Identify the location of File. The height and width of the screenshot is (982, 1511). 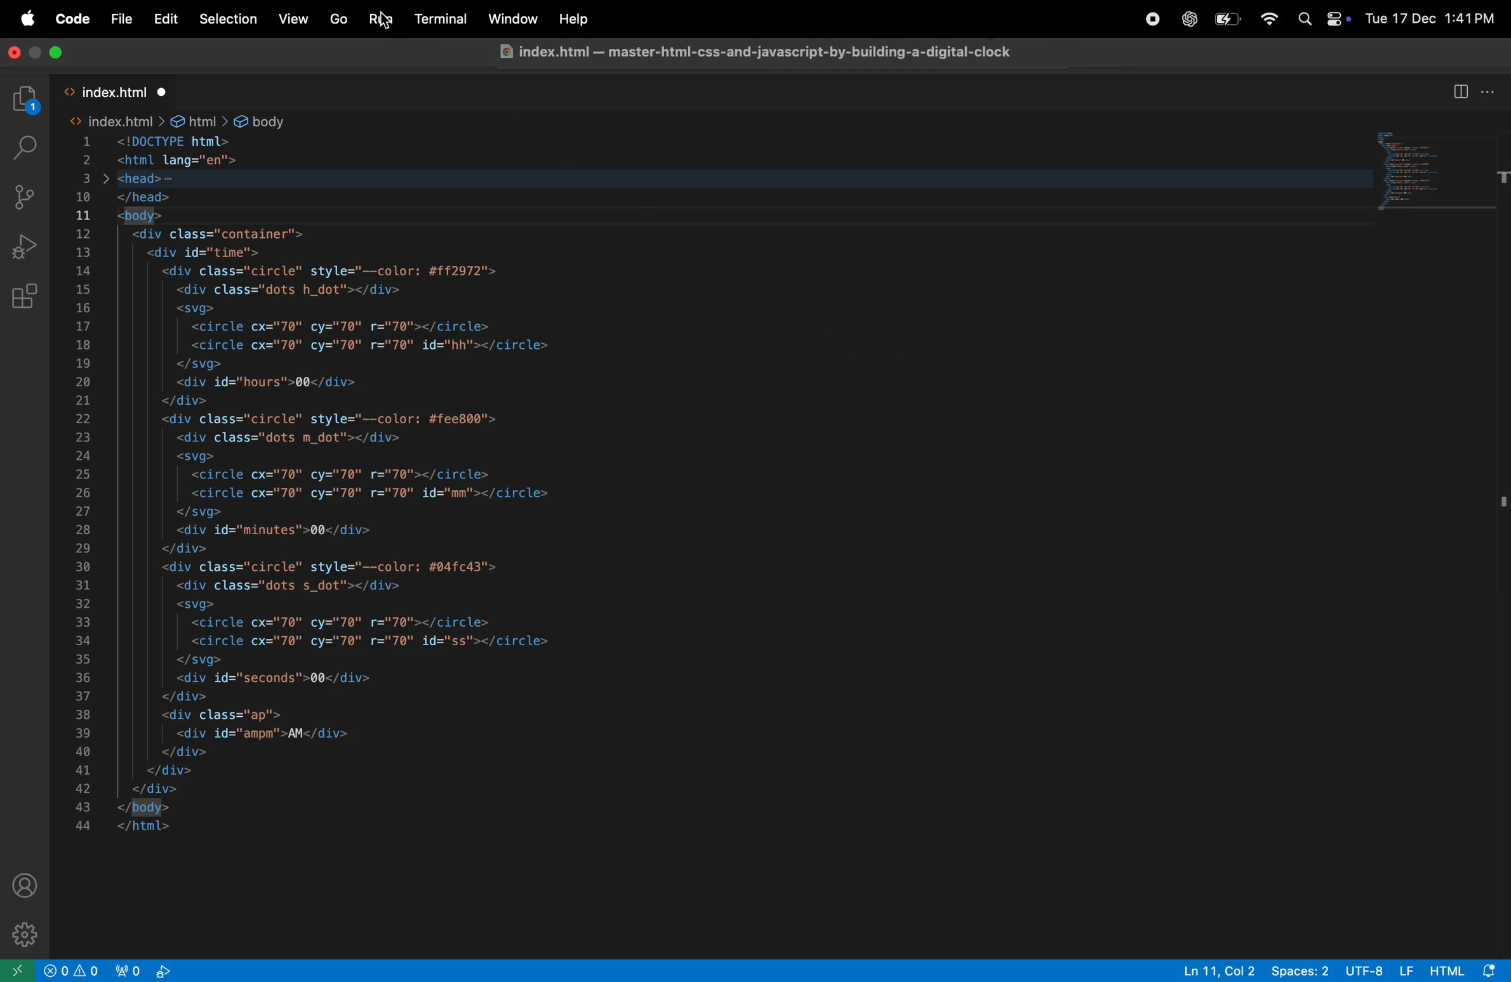
(121, 20).